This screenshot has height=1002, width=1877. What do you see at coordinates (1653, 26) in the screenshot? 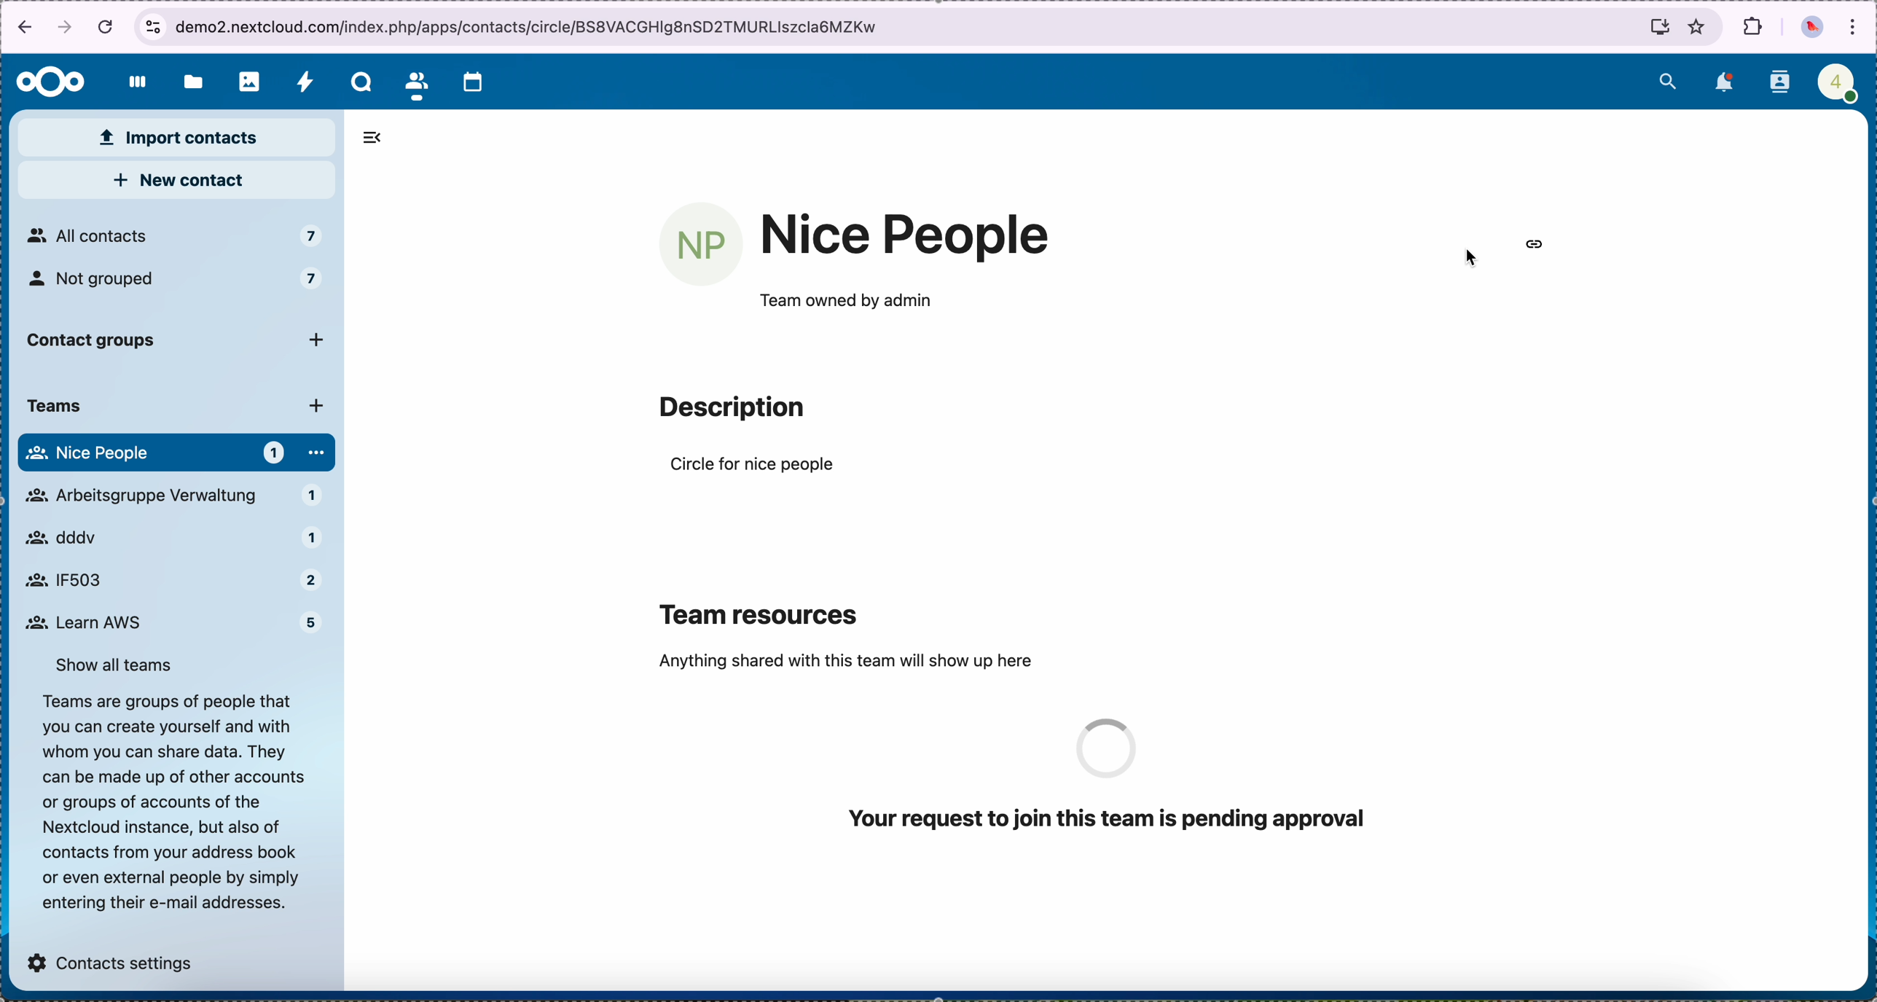
I see `install Nextcloud` at bounding box center [1653, 26].